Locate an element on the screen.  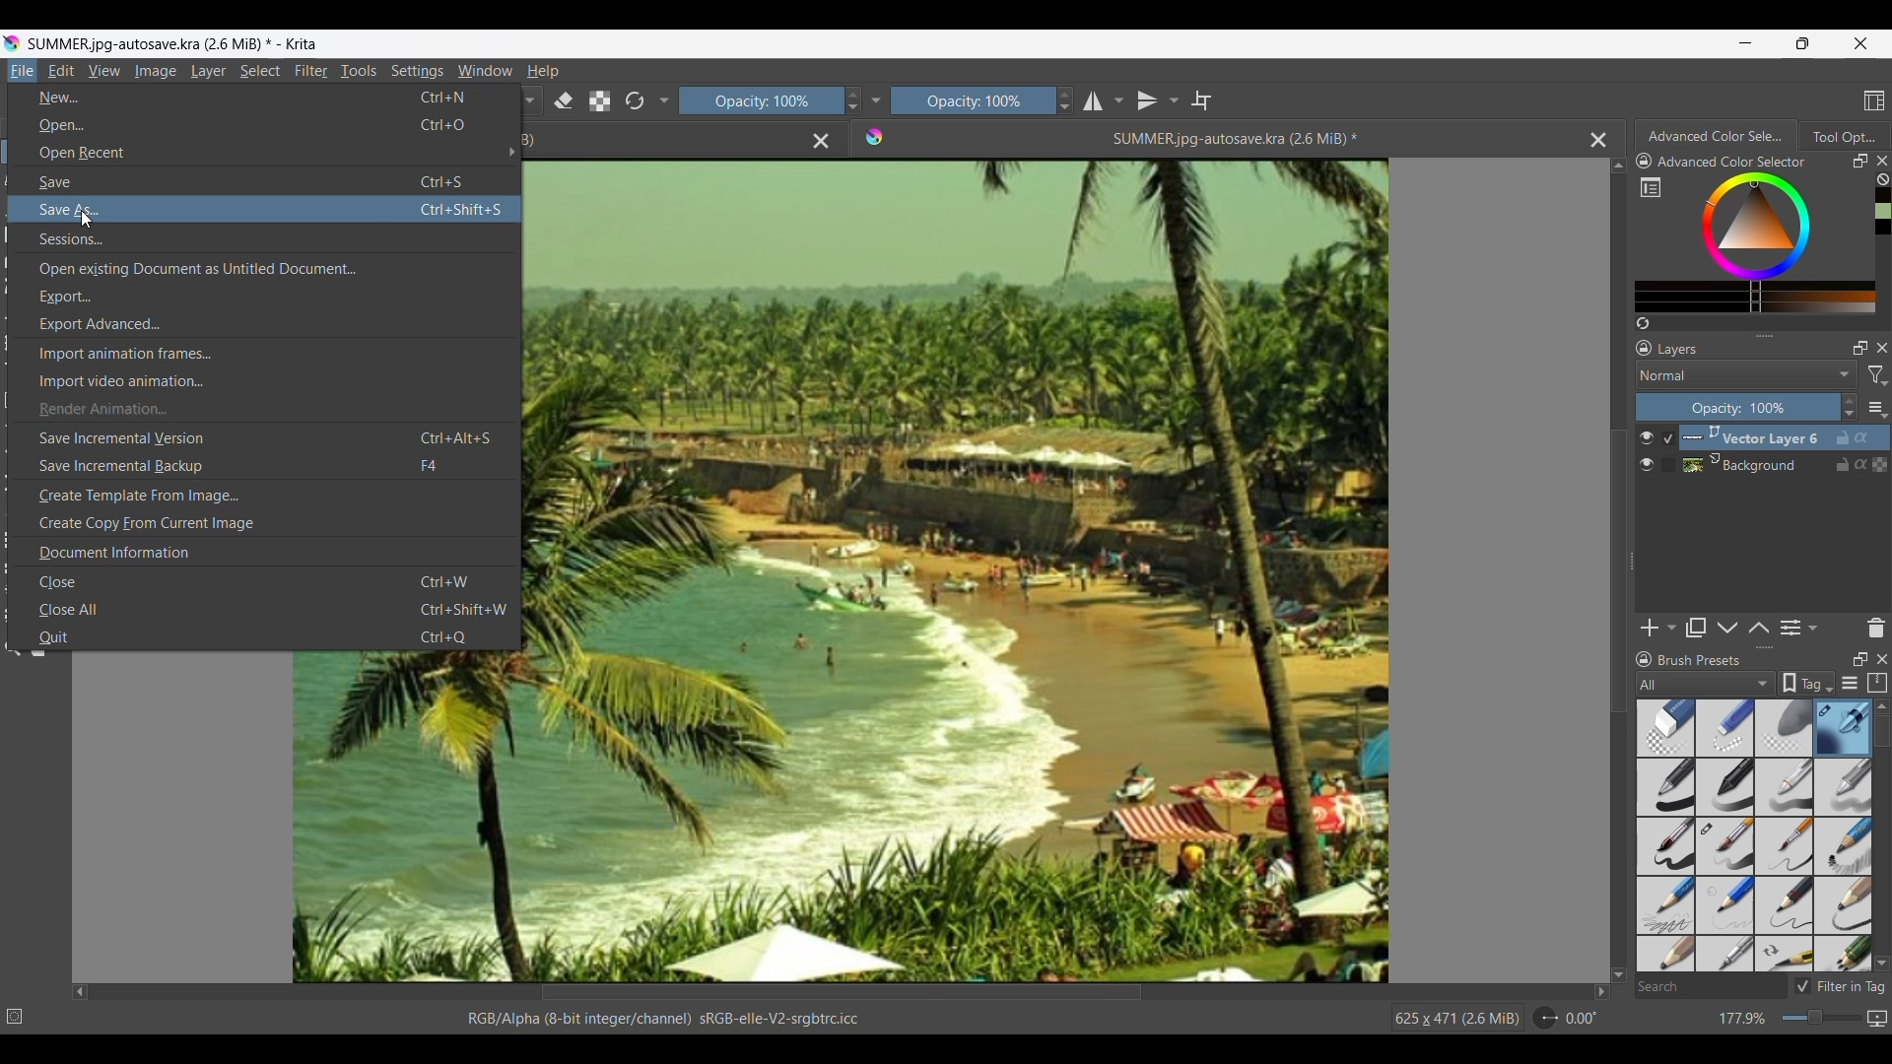
Title of panel is located at coordinates (1700, 660).